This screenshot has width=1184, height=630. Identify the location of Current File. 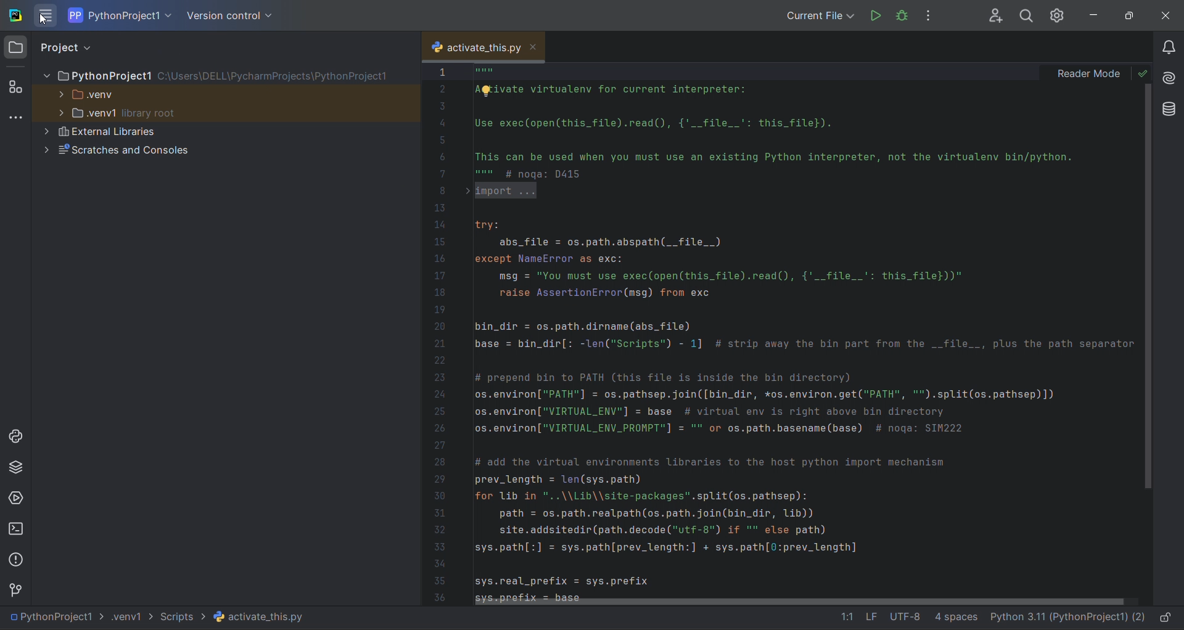
(821, 17).